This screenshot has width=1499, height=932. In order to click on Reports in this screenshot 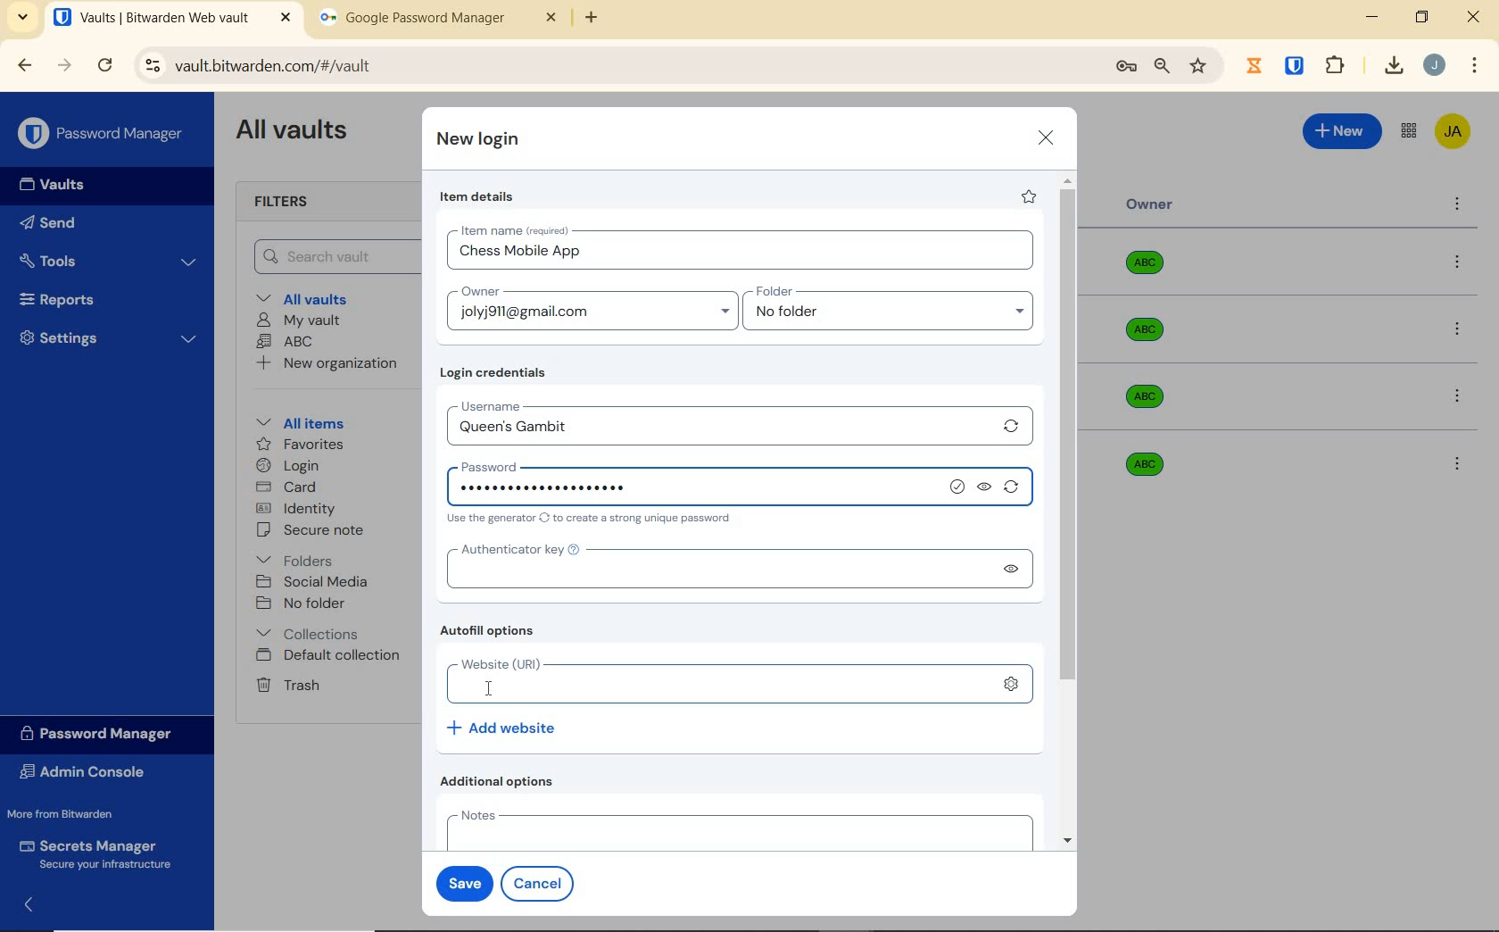, I will do `click(78, 295)`.